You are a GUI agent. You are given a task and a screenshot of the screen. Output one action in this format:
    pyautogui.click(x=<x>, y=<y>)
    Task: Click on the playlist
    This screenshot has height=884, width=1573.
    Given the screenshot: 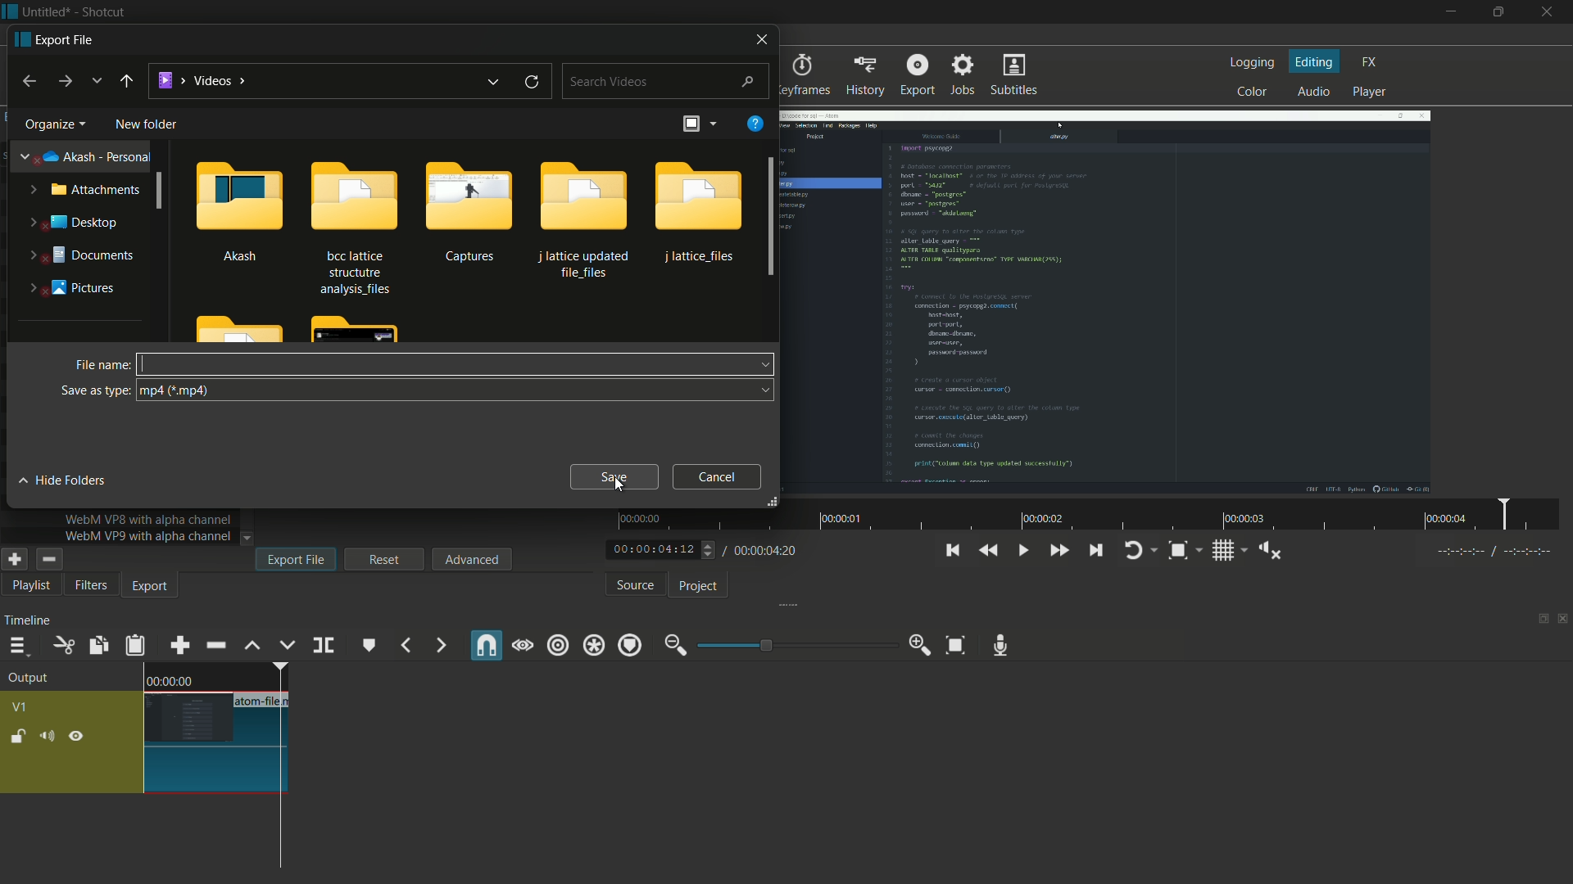 What is the action you would take?
    pyautogui.click(x=28, y=587)
    